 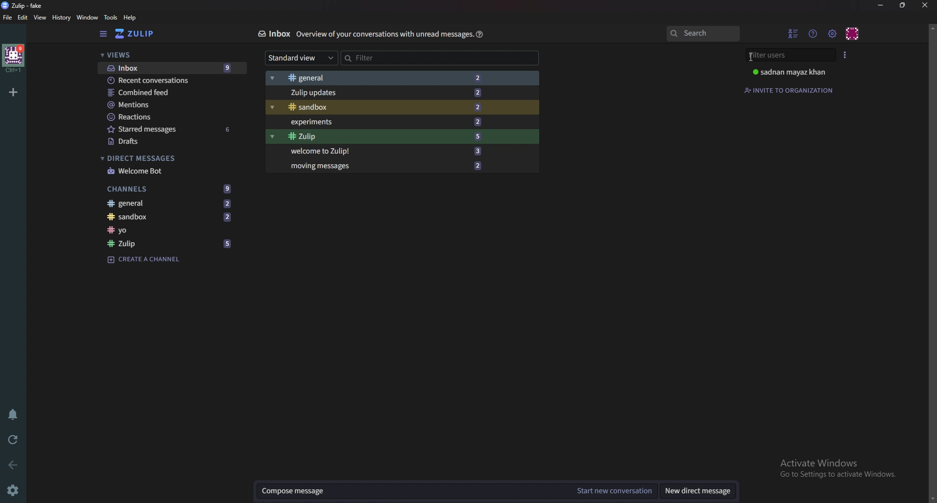 What do you see at coordinates (926, 6) in the screenshot?
I see `Close` at bounding box center [926, 6].